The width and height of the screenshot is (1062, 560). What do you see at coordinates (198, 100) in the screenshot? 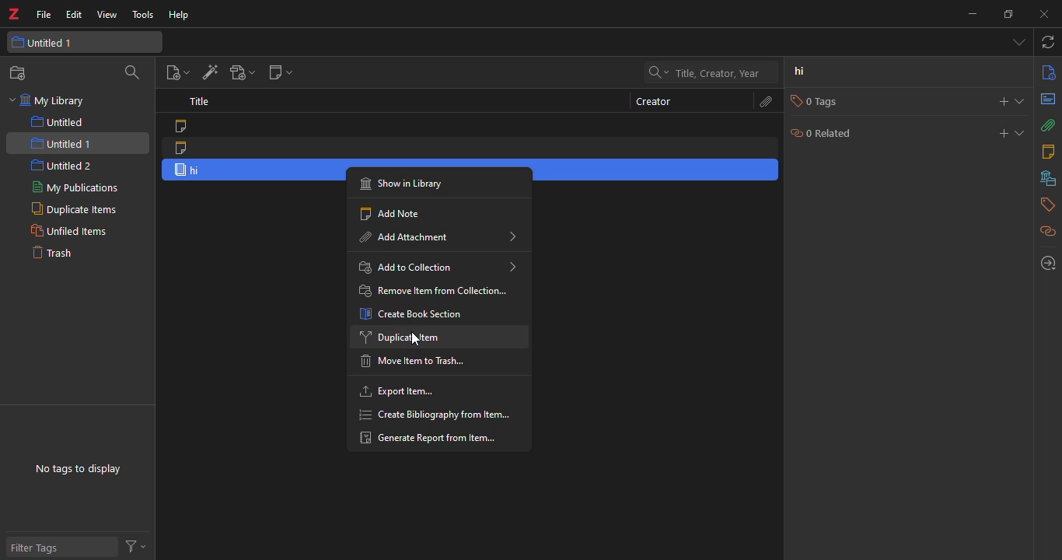
I see `title` at bounding box center [198, 100].